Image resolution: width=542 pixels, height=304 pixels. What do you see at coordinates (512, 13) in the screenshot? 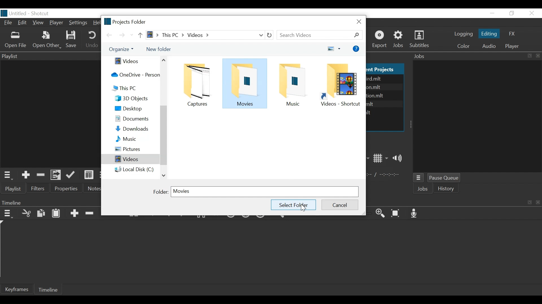
I see `Restore` at bounding box center [512, 13].